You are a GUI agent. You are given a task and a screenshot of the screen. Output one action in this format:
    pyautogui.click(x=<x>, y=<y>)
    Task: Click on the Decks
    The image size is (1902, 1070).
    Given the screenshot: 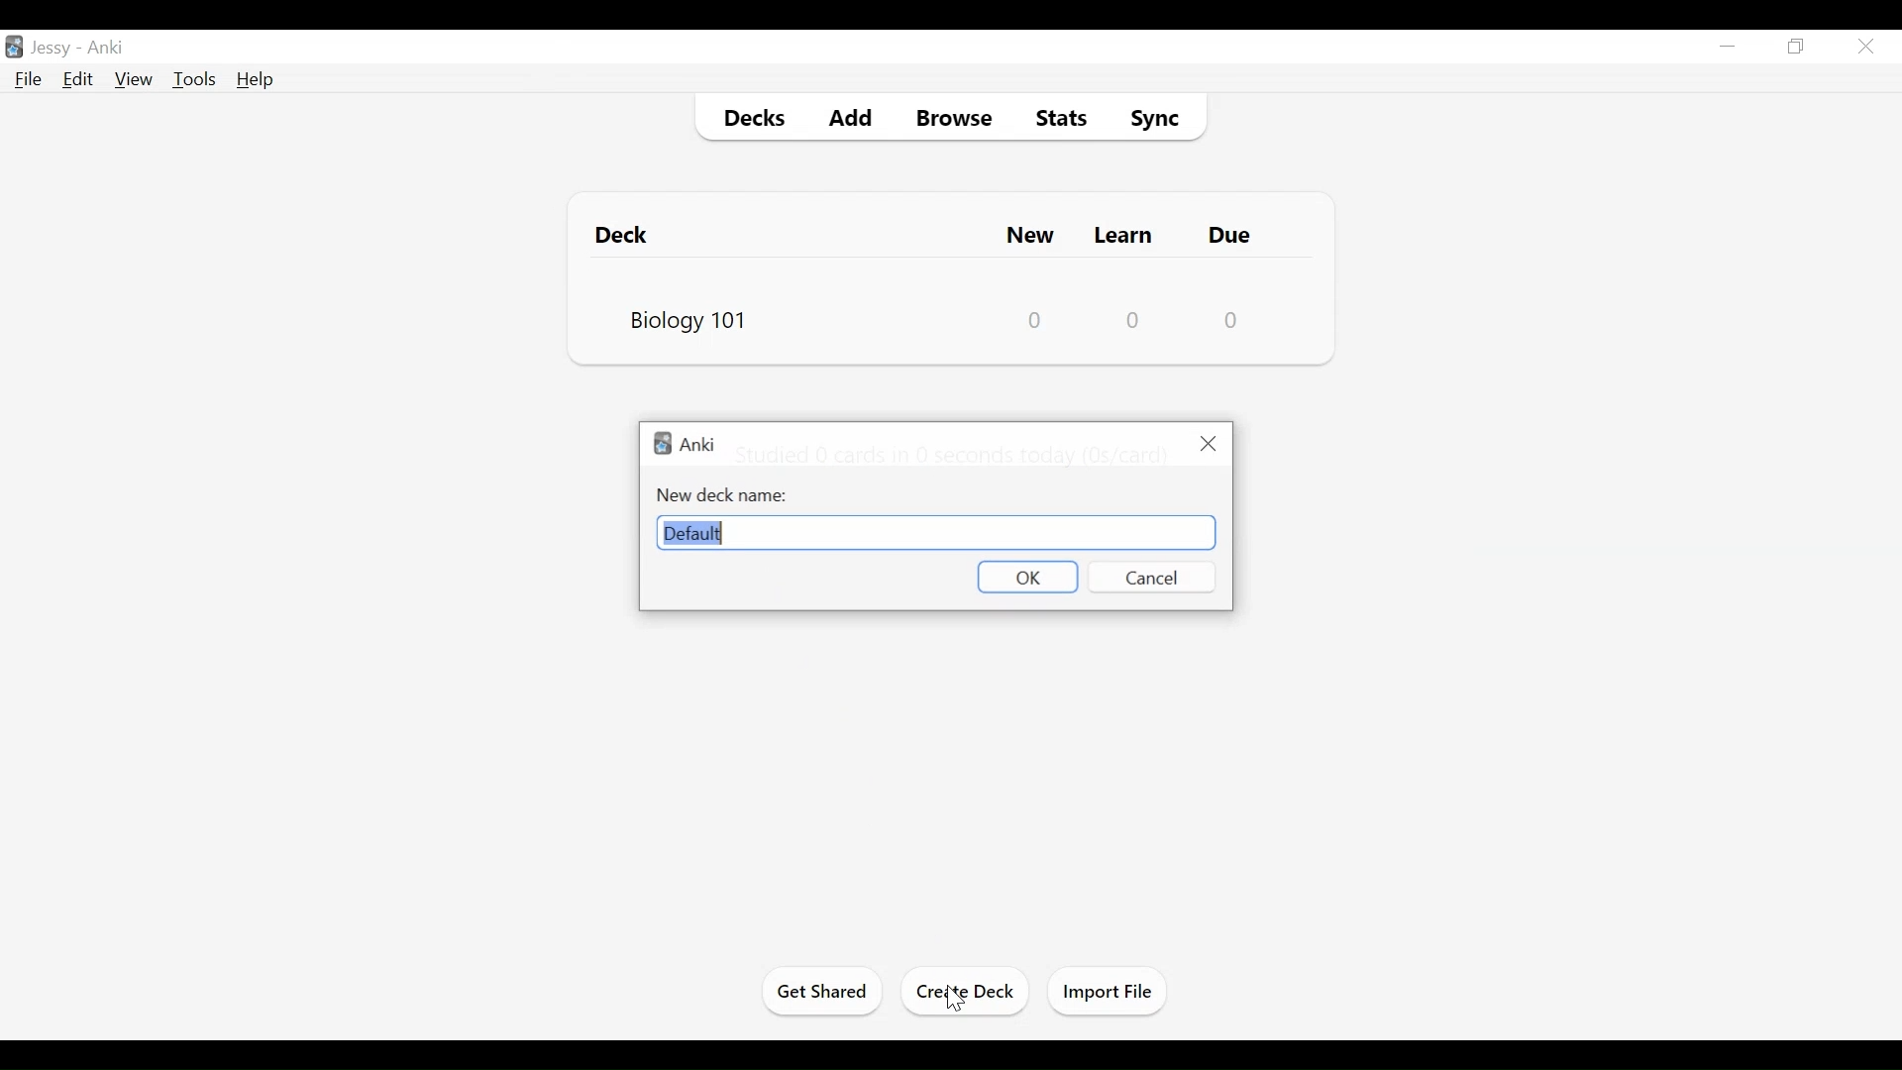 What is the action you would take?
    pyautogui.click(x=748, y=116)
    